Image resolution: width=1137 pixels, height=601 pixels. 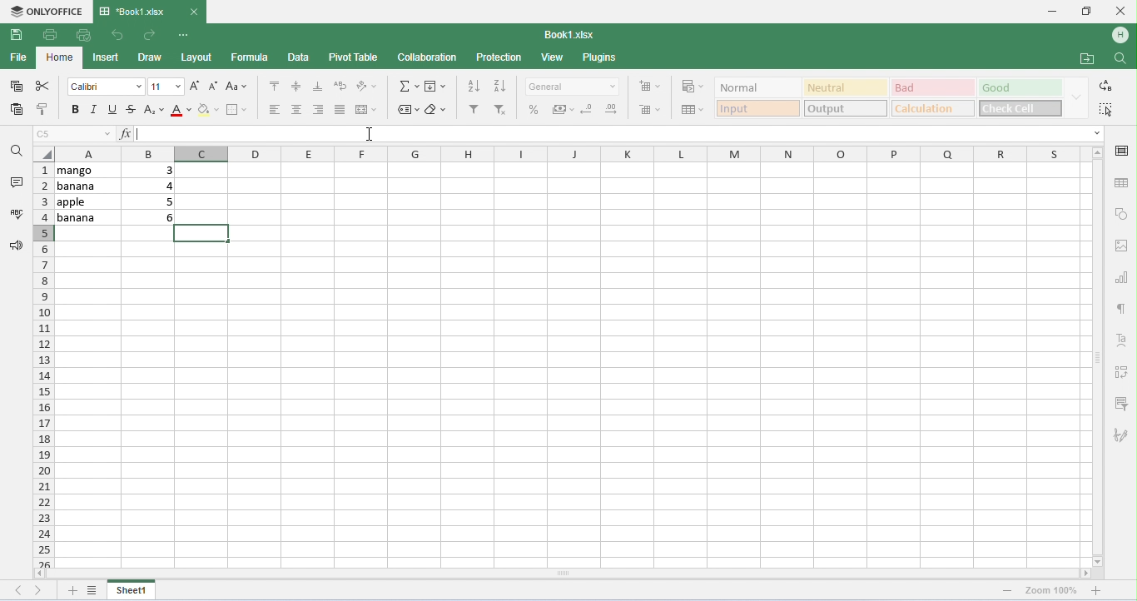 What do you see at coordinates (693, 111) in the screenshot?
I see `format as table template` at bounding box center [693, 111].